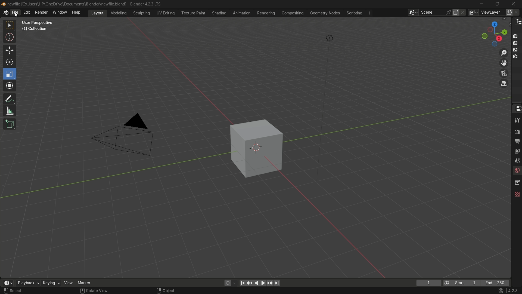 Image resolution: width=522 pixels, height=294 pixels. Describe the element at coordinates (9, 50) in the screenshot. I see `move` at that location.